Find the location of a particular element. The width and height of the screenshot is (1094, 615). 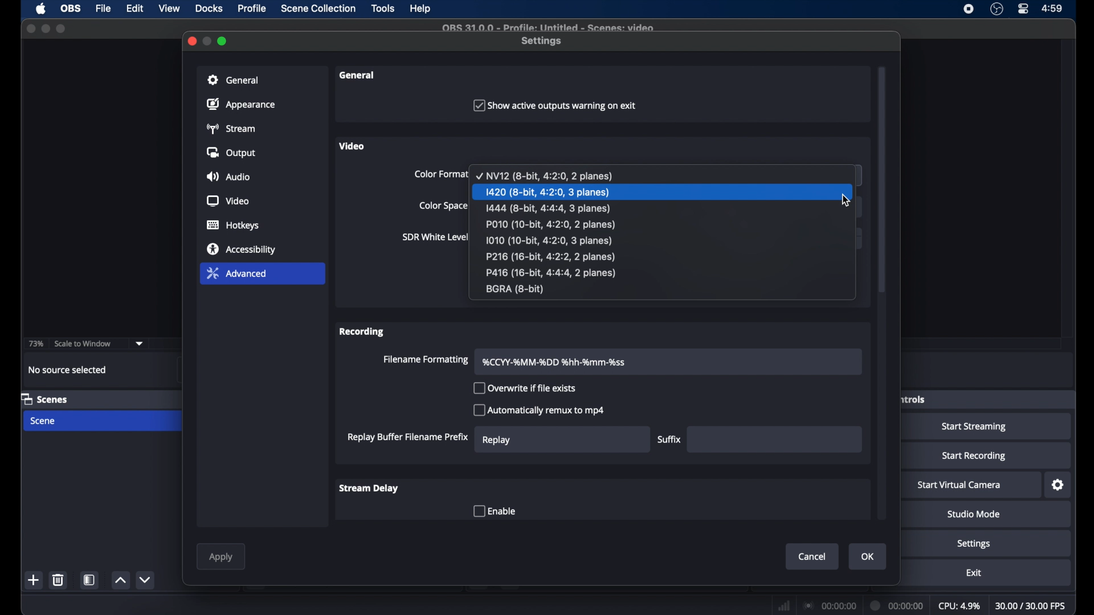

exit is located at coordinates (974, 573).